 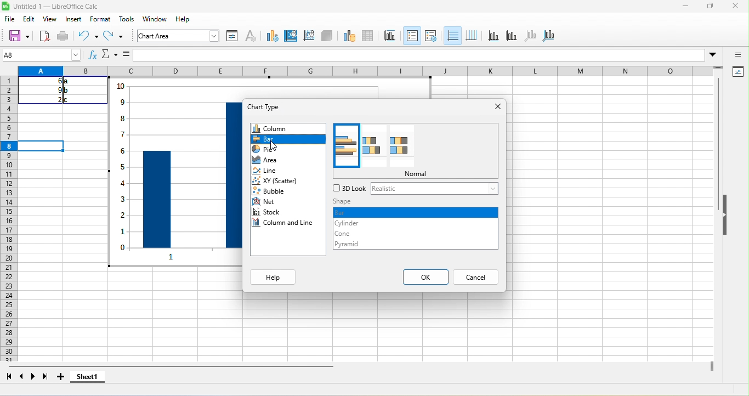 I want to click on data ranges, so click(x=346, y=36).